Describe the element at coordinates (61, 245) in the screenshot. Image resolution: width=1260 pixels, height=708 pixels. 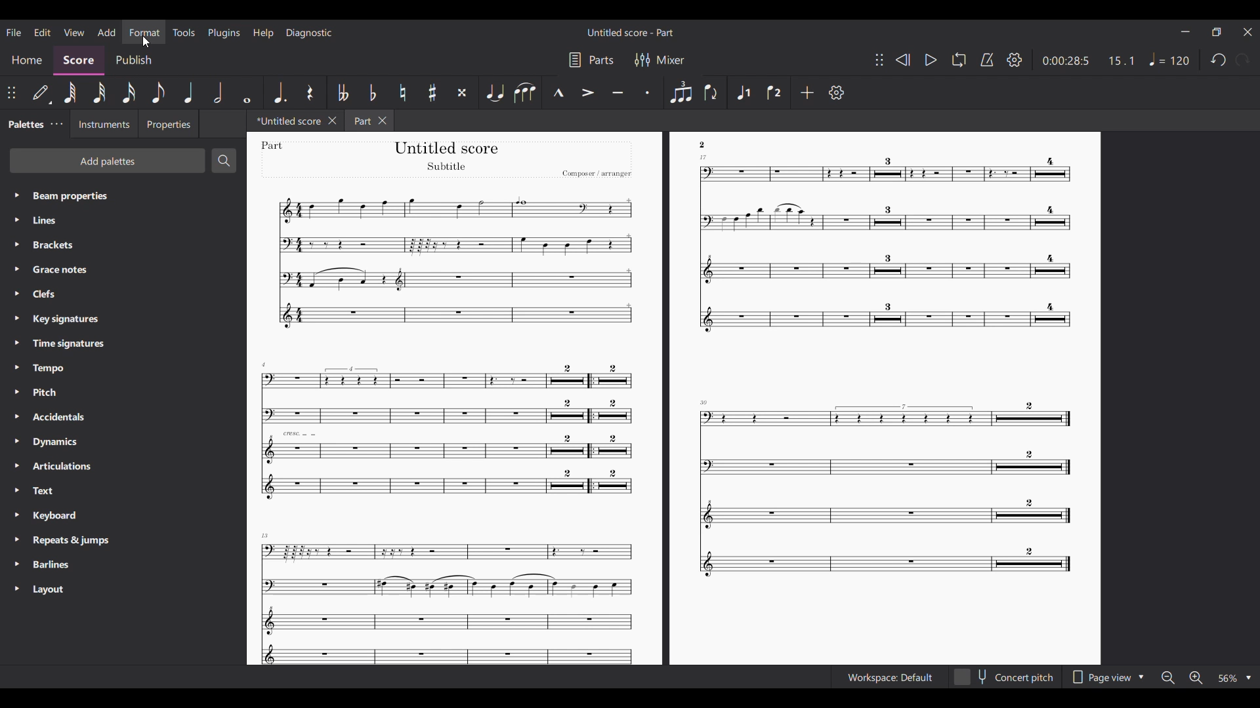
I see `Brackets` at that location.